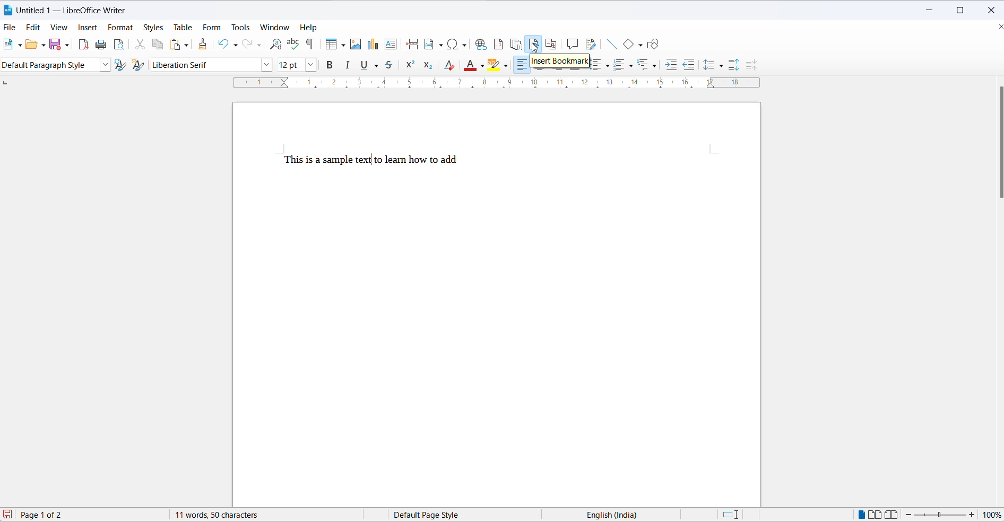  What do you see at coordinates (724, 66) in the screenshot?
I see `line spacing options` at bounding box center [724, 66].